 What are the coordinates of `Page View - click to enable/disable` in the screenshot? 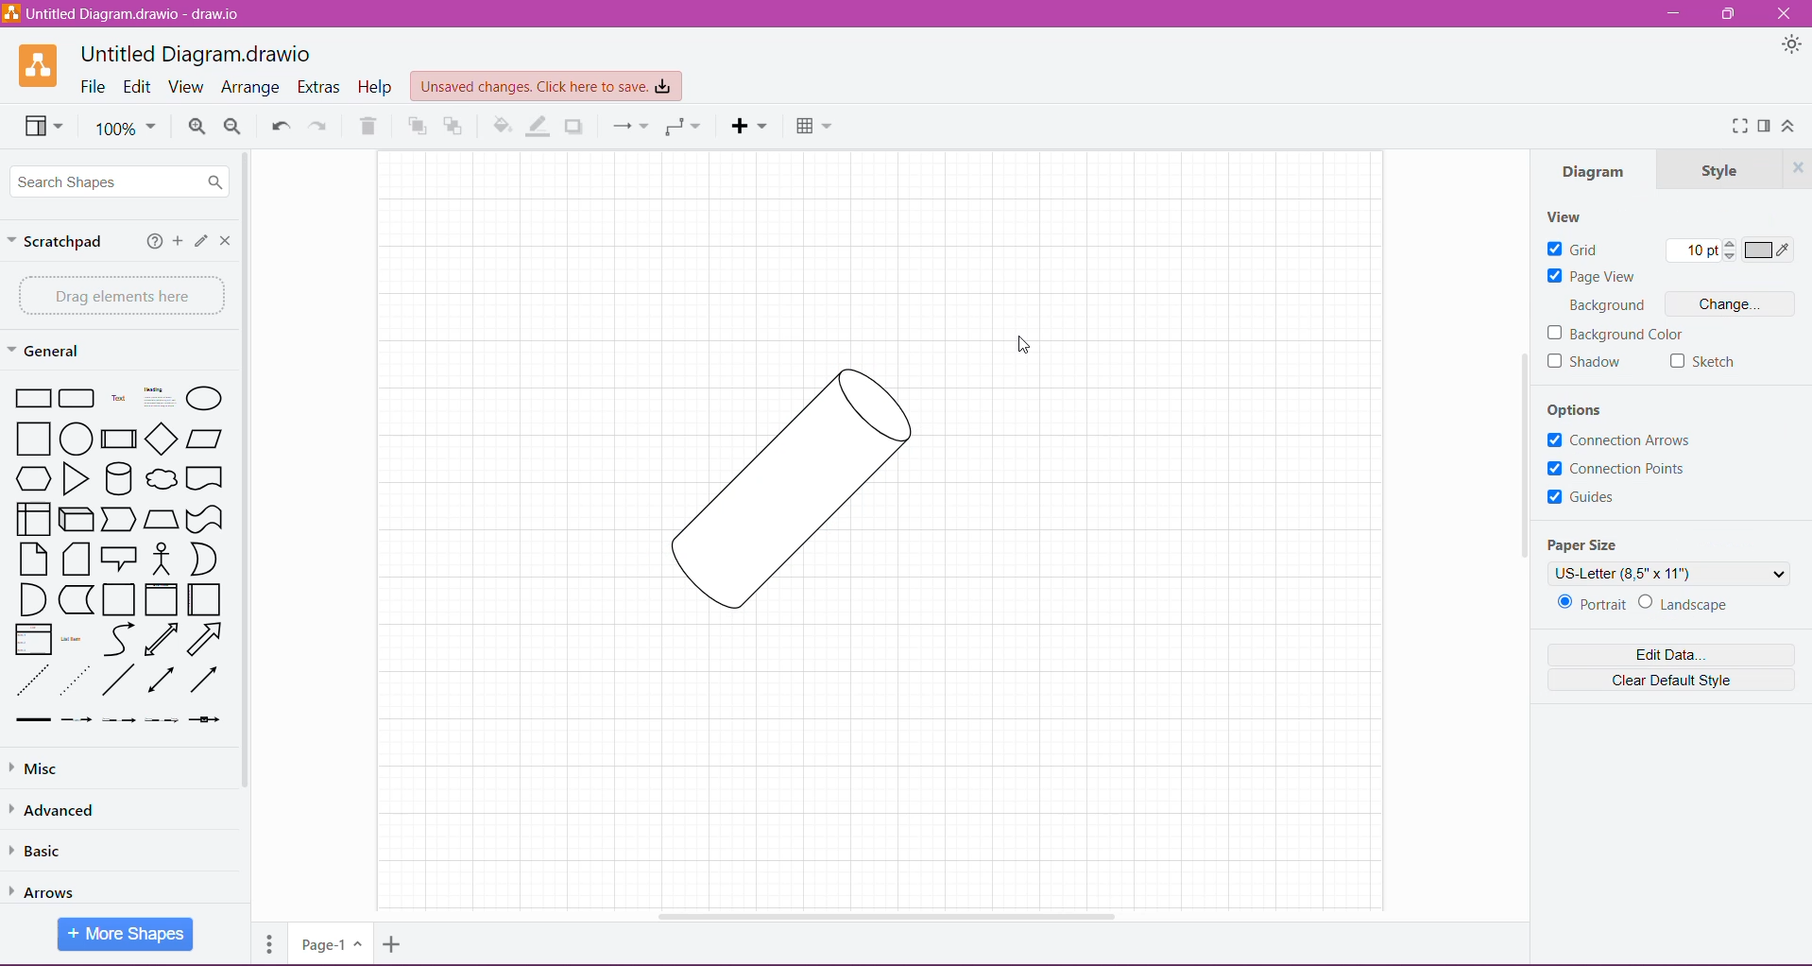 It's located at (1591, 277).